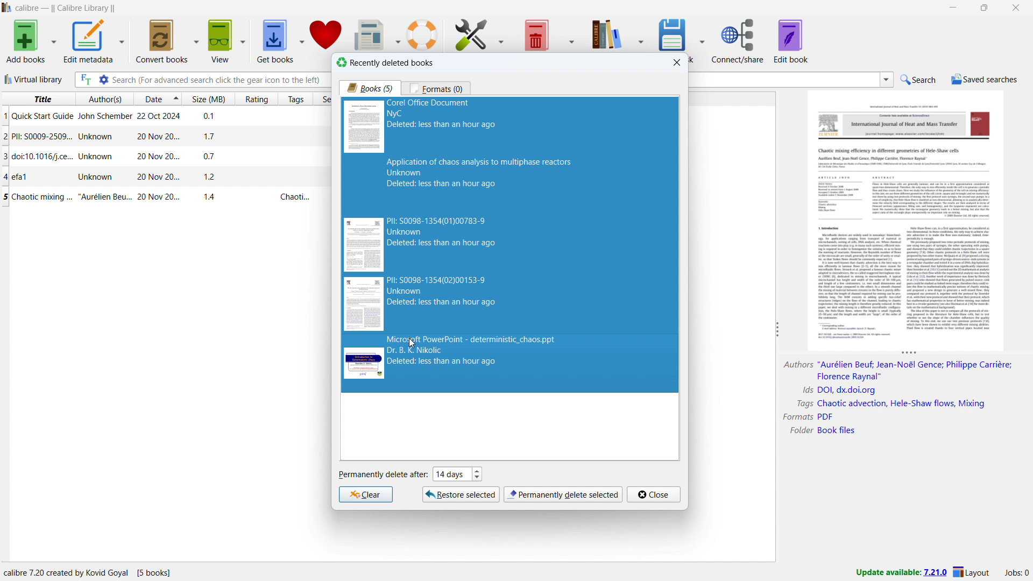 Image resolution: width=1033 pixels, height=581 pixels. What do you see at coordinates (162, 41) in the screenshot?
I see `convert books` at bounding box center [162, 41].